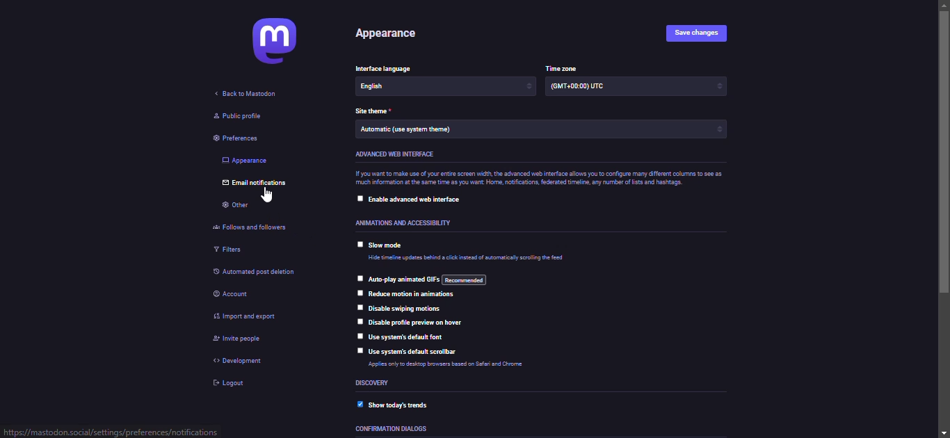 The width and height of the screenshot is (950, 438). I want to click on theme, so click(376, 111).